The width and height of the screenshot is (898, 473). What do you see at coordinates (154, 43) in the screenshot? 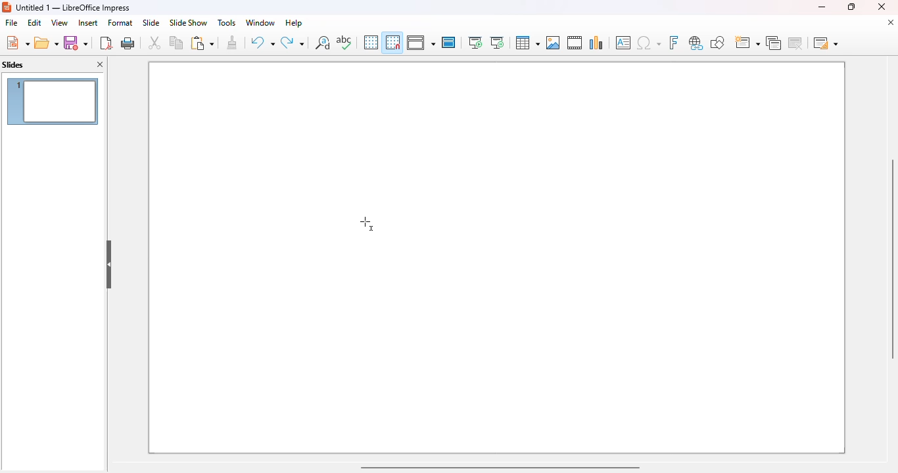
I see `cut` at bounding box center [154, 43].